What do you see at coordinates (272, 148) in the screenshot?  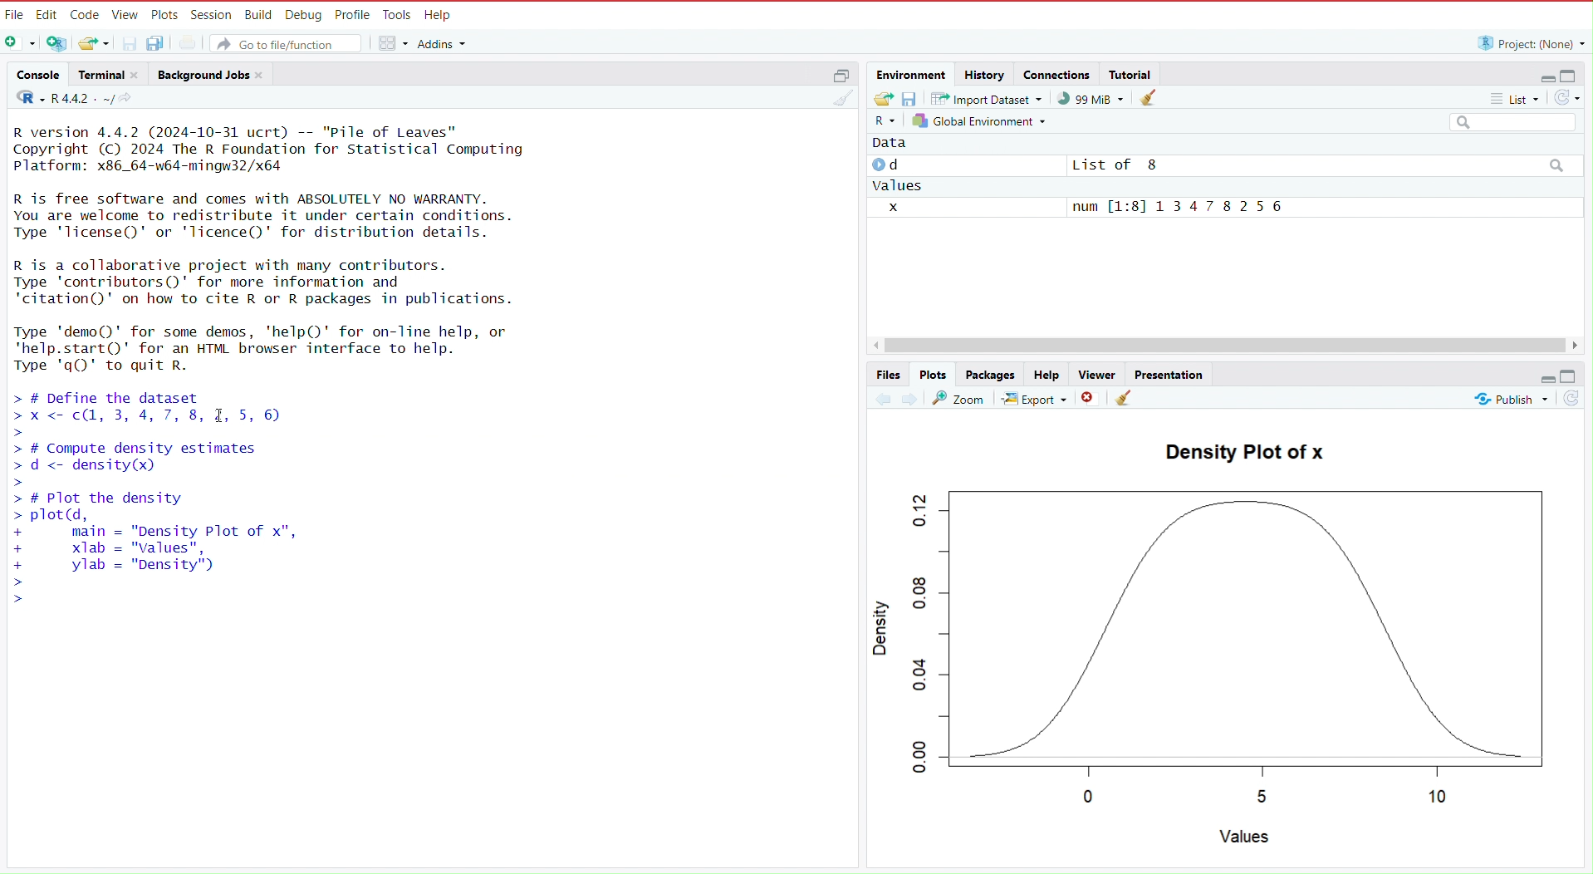 I see `R version 4.4.2 (2024-10-31 ucrt) -- "Pile of Leaves"
Copyright (C) 2024 The R Foundation for Statistical Computing
Platform: x86_64-w64-mingw32/x64` at bounding box center [272, 148].